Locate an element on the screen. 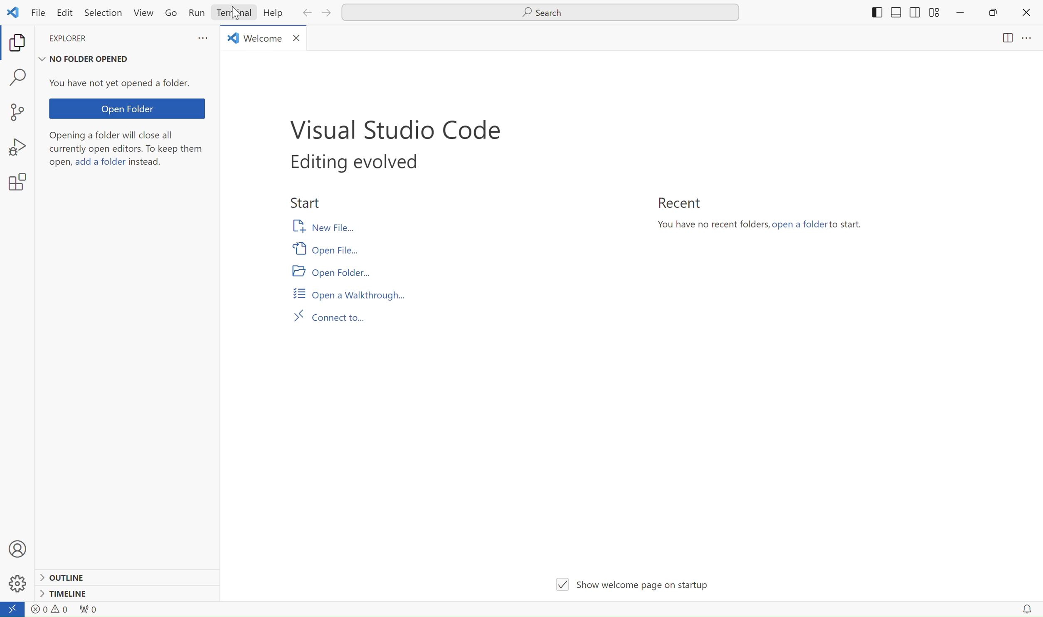 This screenshot has height=617, width=1043. settings is located at coordinates (24, 181).